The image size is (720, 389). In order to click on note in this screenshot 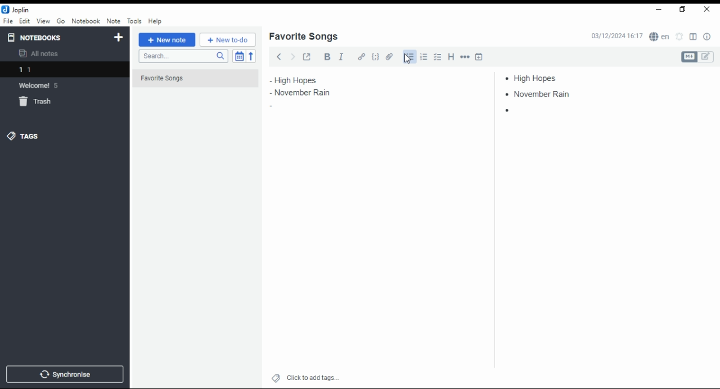, I will do `click(113, 21)`.